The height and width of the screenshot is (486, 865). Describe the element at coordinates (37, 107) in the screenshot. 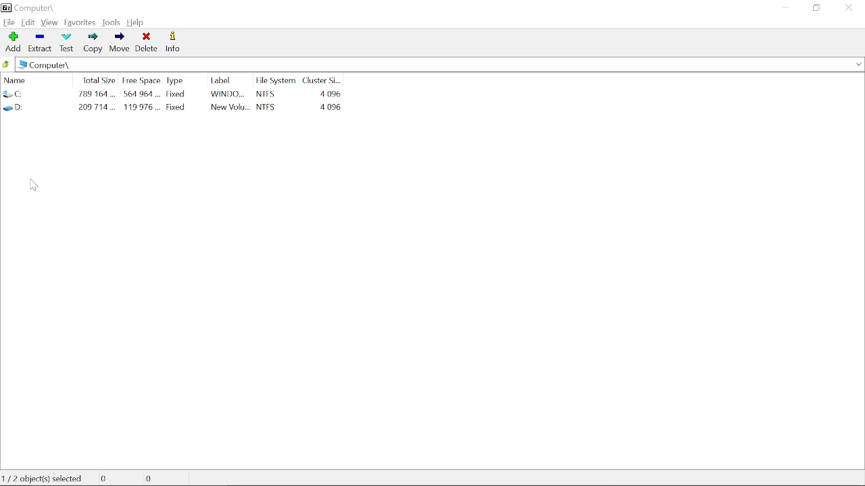

I see `D :` at that location.